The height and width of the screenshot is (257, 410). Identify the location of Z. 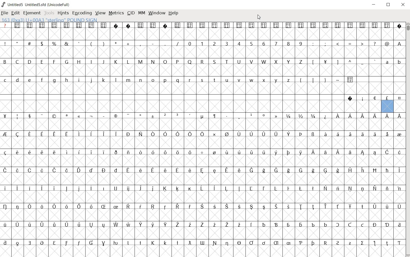
(301, 62).